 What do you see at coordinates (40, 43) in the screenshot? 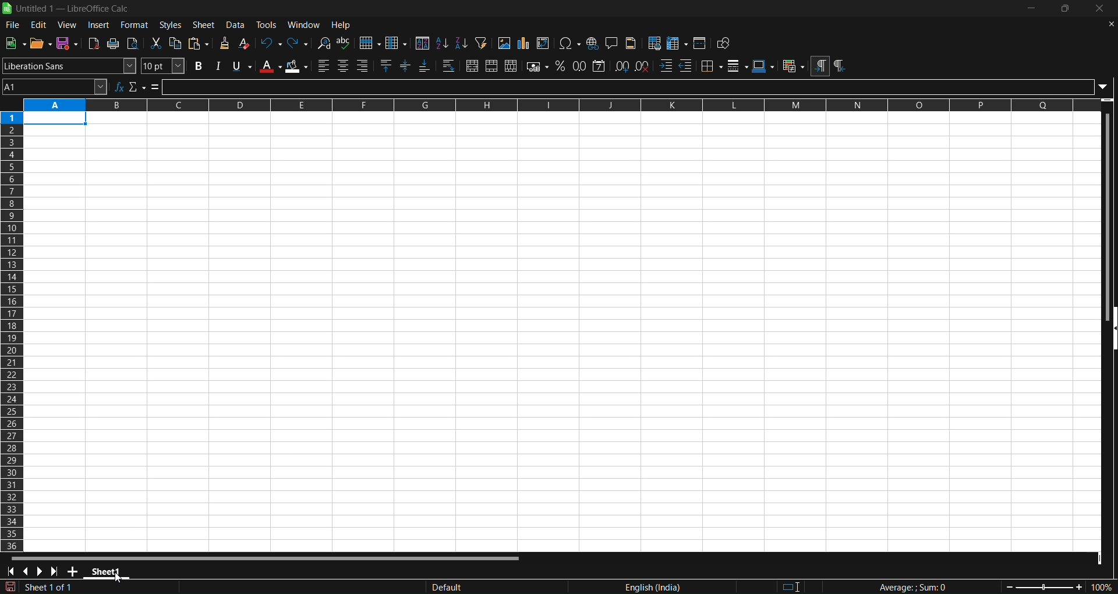
I see `open` at bounding box center [40, 43].